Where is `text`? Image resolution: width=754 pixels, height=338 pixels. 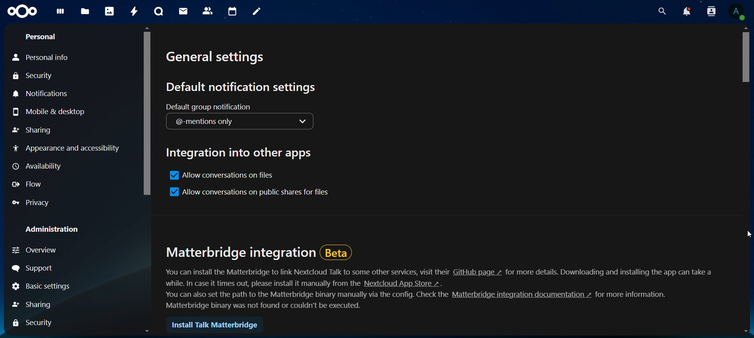
text is located at coordinates (632, 294).